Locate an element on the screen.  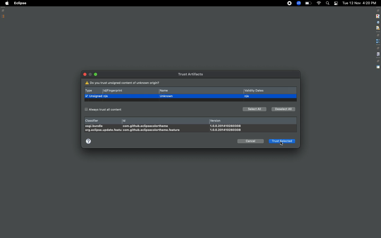
Internet is located at coordinates (319, 4).